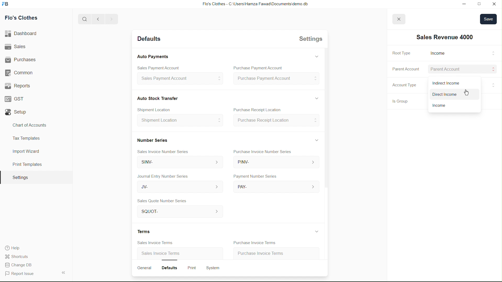 The width and height of the screenshot is (502, 282). What do you see at coordinates (162, 201) in the screenshot?
I see `Sales Quote Number Series` at bounding box center [162, 201].